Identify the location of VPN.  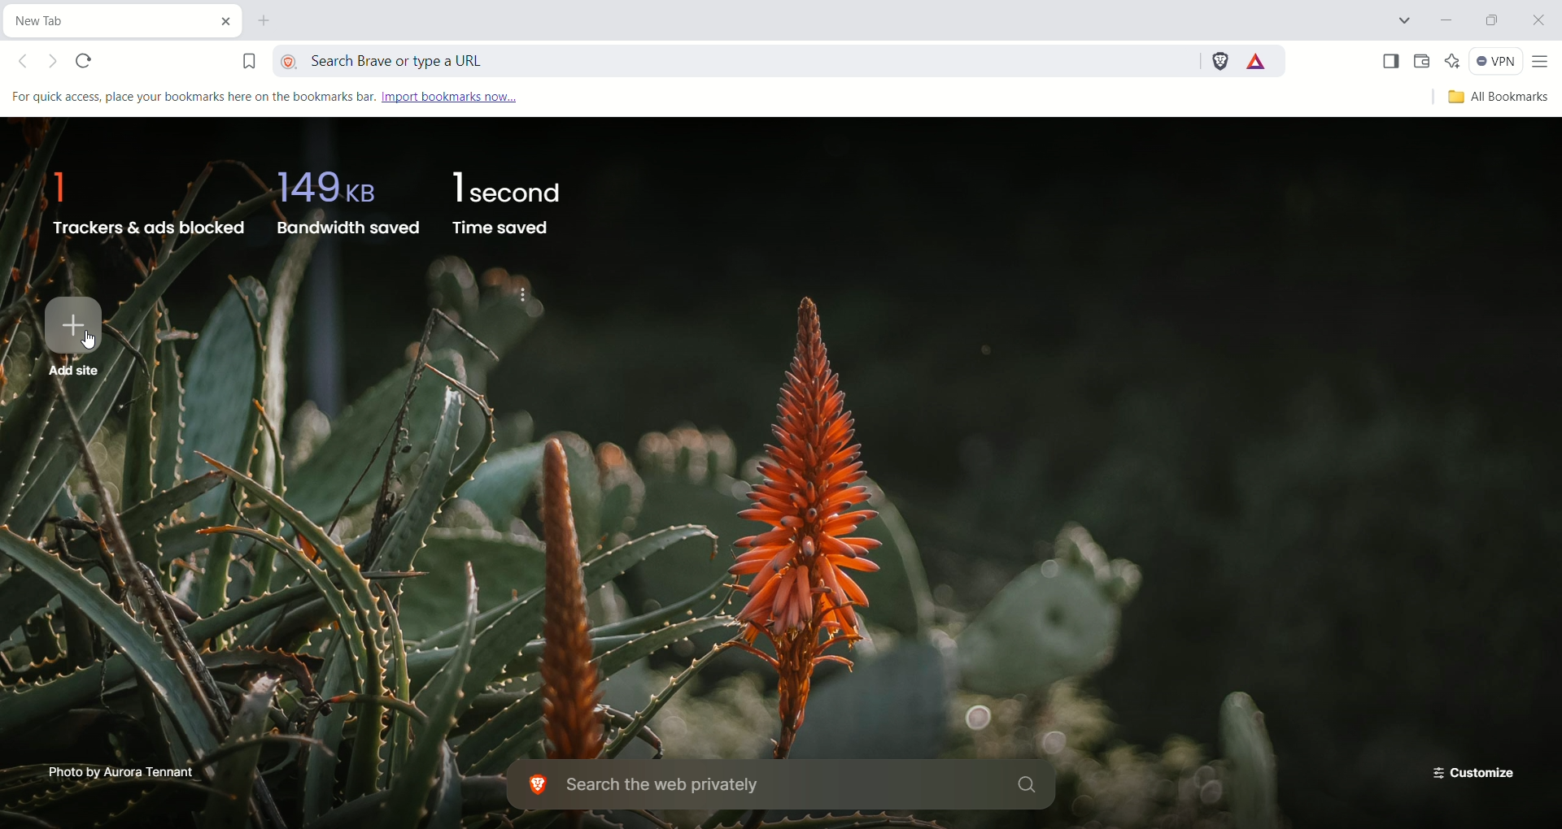
(1496, 63).